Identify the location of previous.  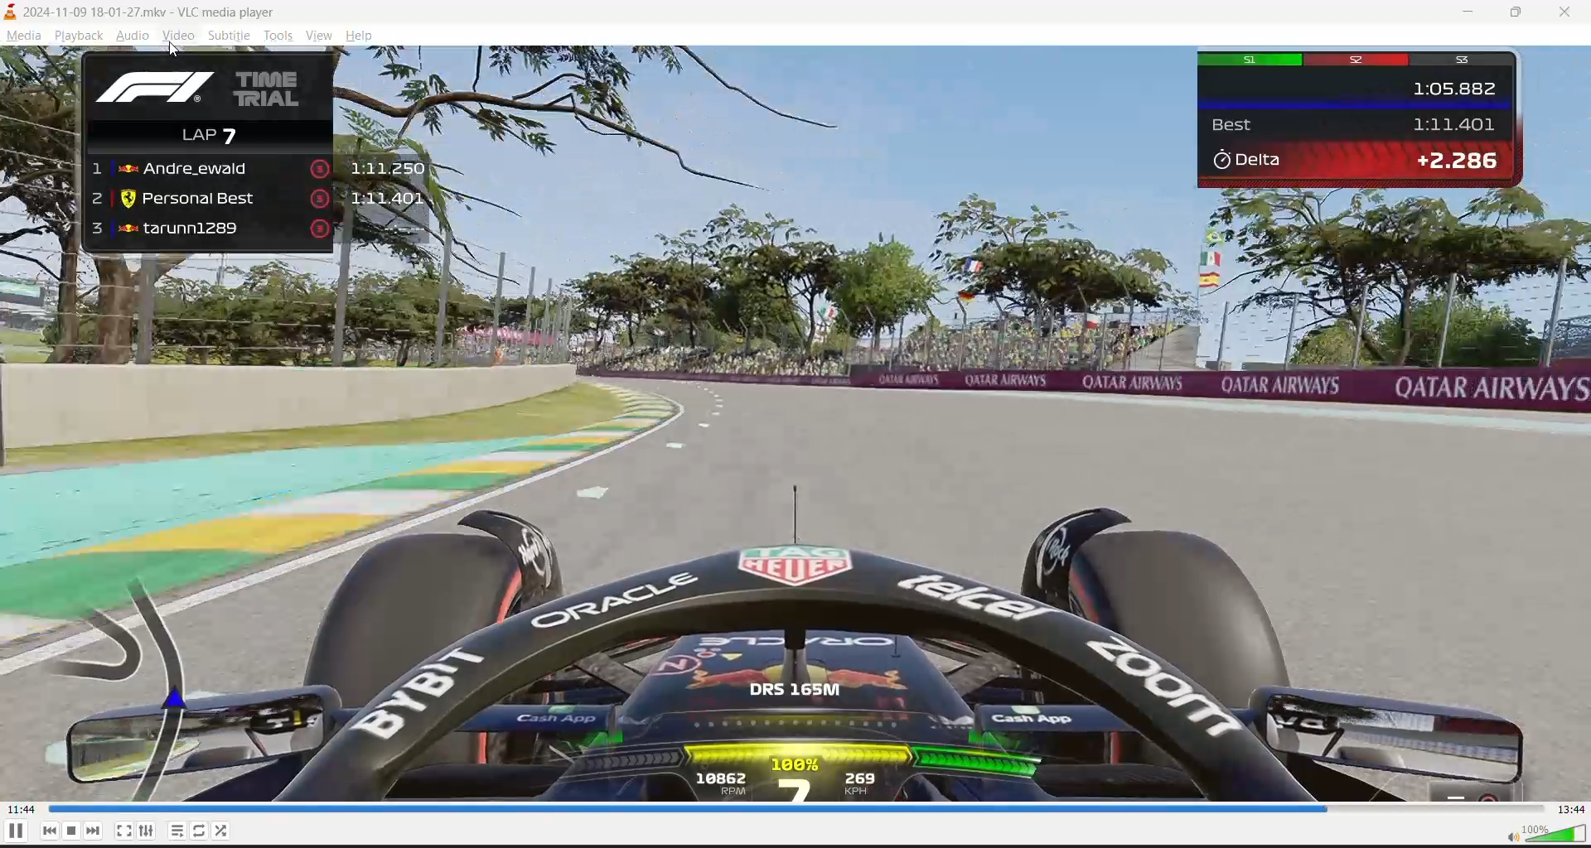
(52, 831).